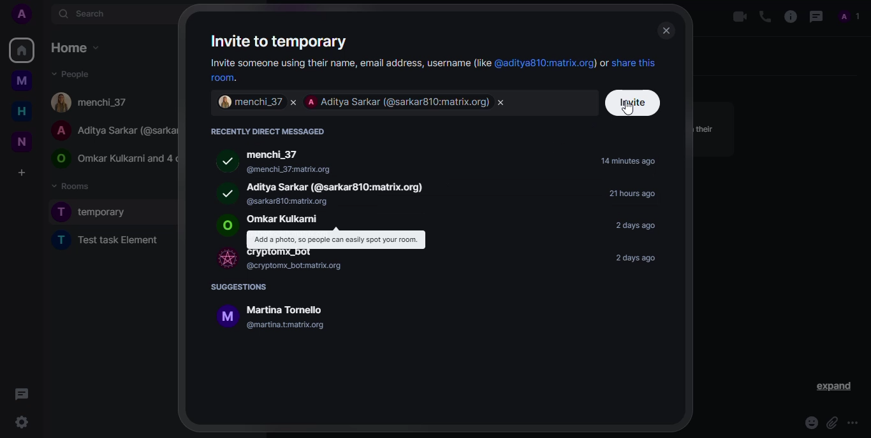 Image resolution: width=871 pixels, height=438 pixels. Describe the element at coordinates (283, 220) in the screenshot. I see `‘Omkar Kulkarni` at that location.